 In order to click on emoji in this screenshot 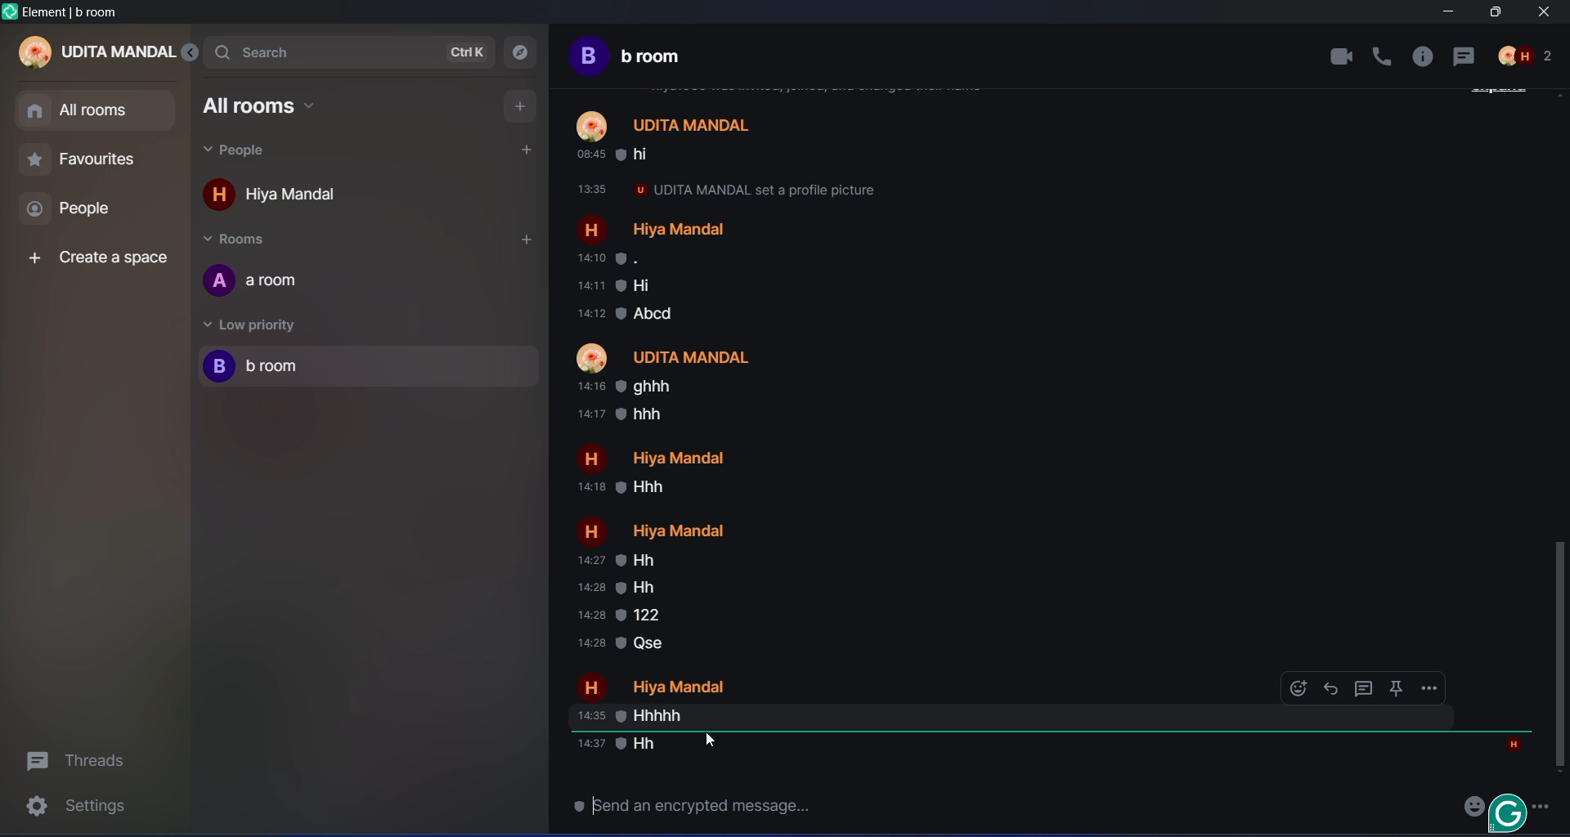, I will do `click(1468, 805)`.